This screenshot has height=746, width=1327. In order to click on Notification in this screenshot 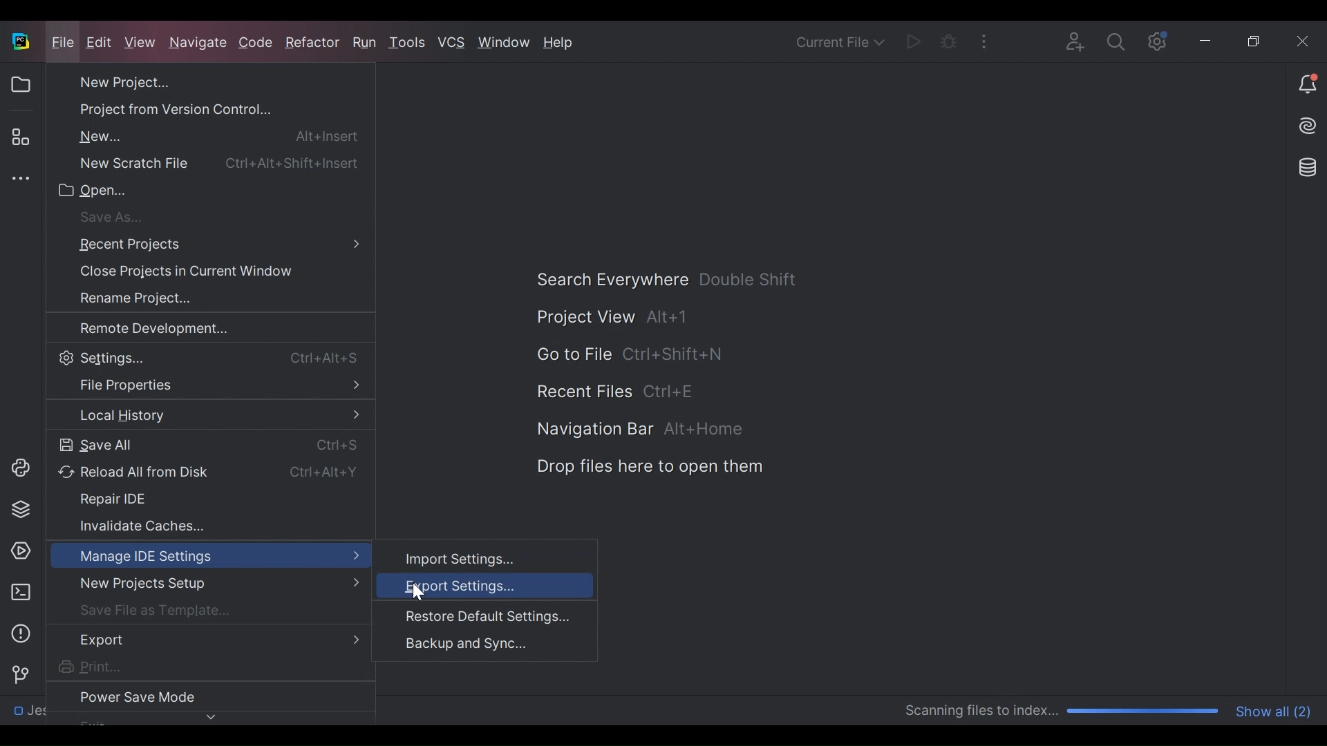, I will do `click(1307, 84)`.